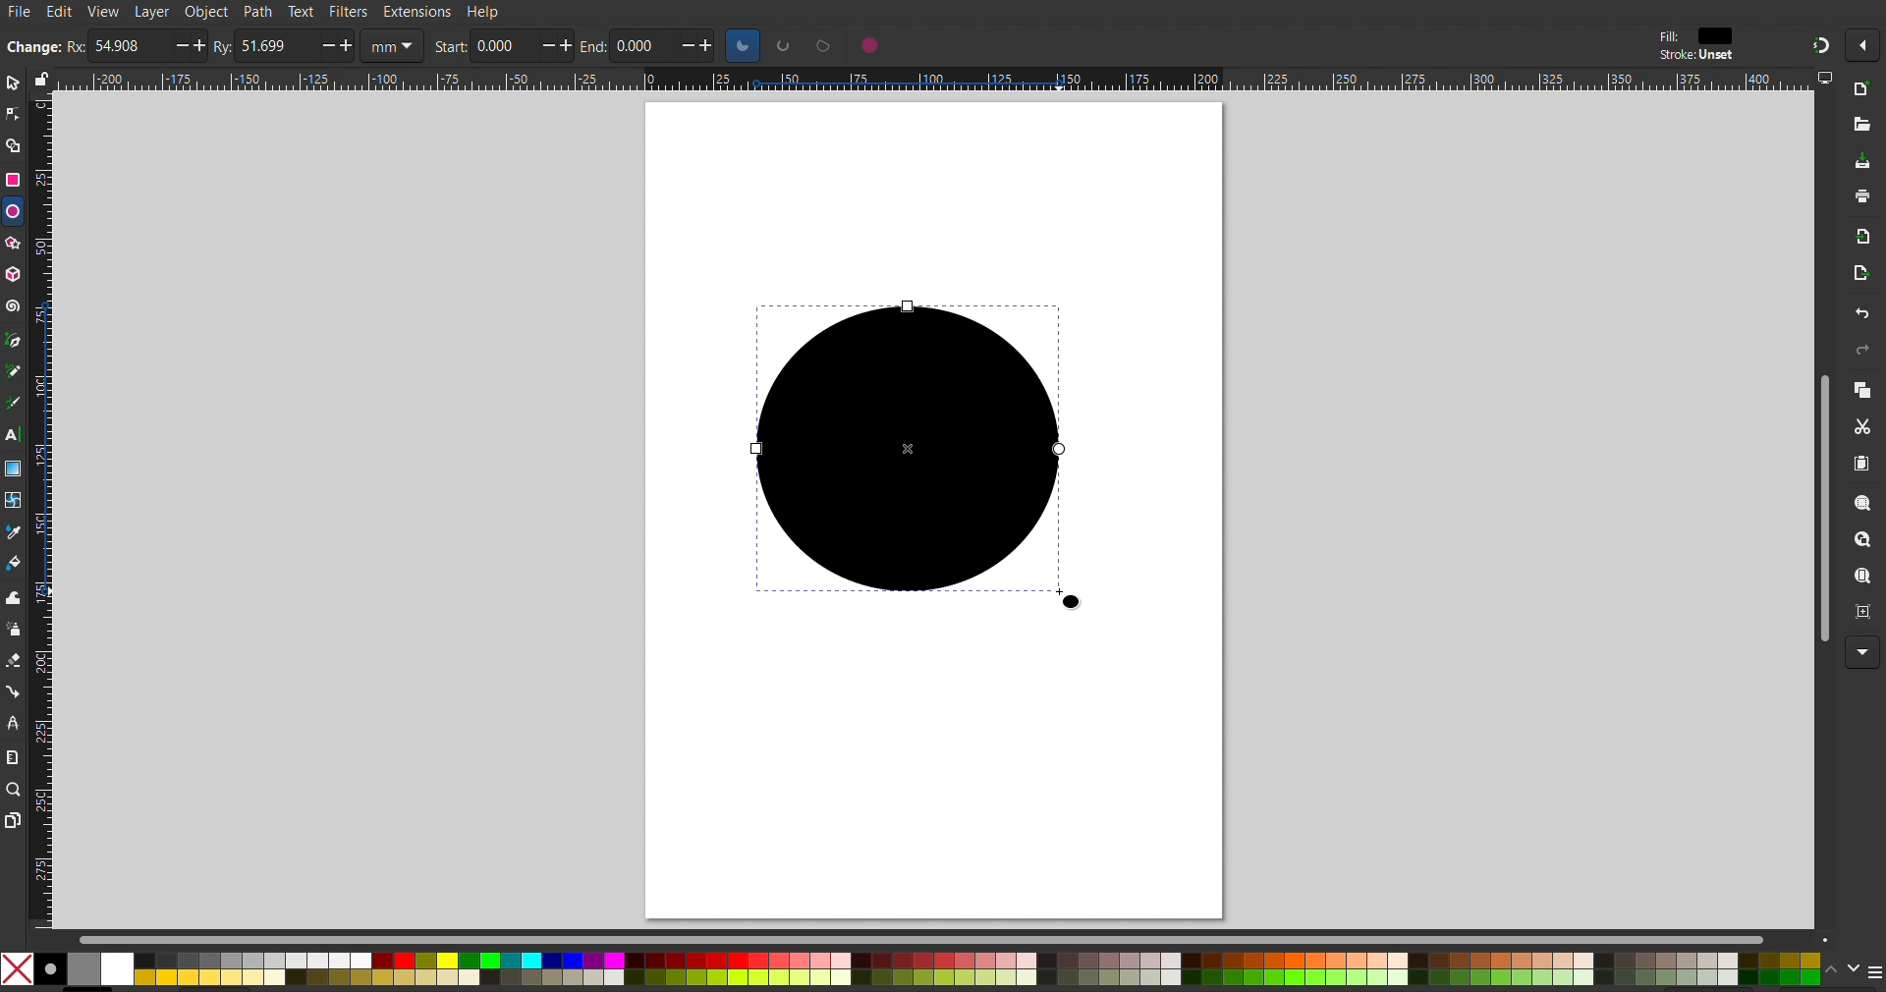  Describe the element at coordinates (1861, 504) in the screenshot. I see `Zoom Selection` at that location.